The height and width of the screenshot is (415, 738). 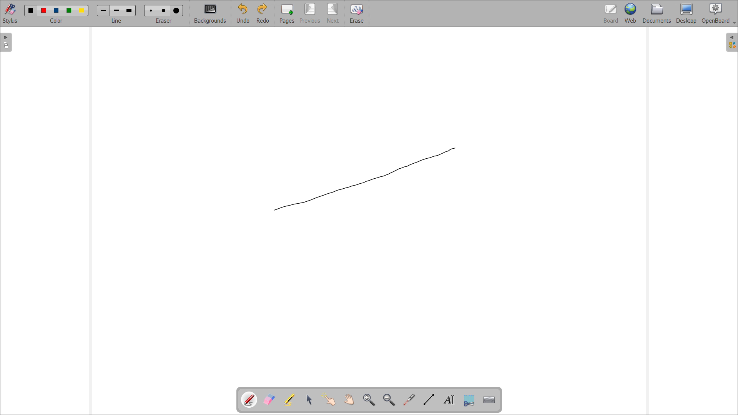 What do you see at coordinates (164, 10) in the screenshot?
I see `Eraser size` at bounding box center [164, 10].